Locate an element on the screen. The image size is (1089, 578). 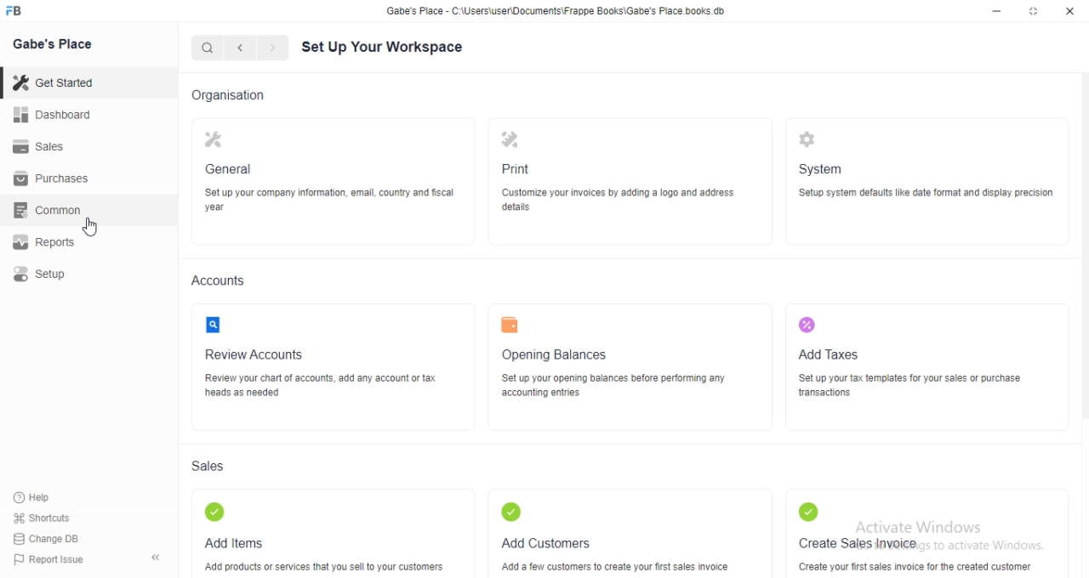
Change DB is located at coordinates (51, 538).